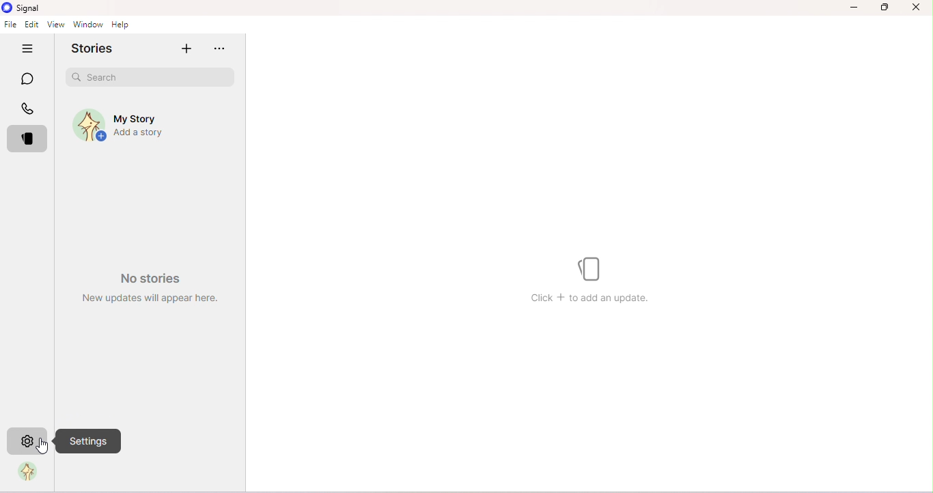 The image size is (933, 493). What do you see at coordinates (89, 442) in the screenshot?
I see `Settings` at bounding box center [89, 442].